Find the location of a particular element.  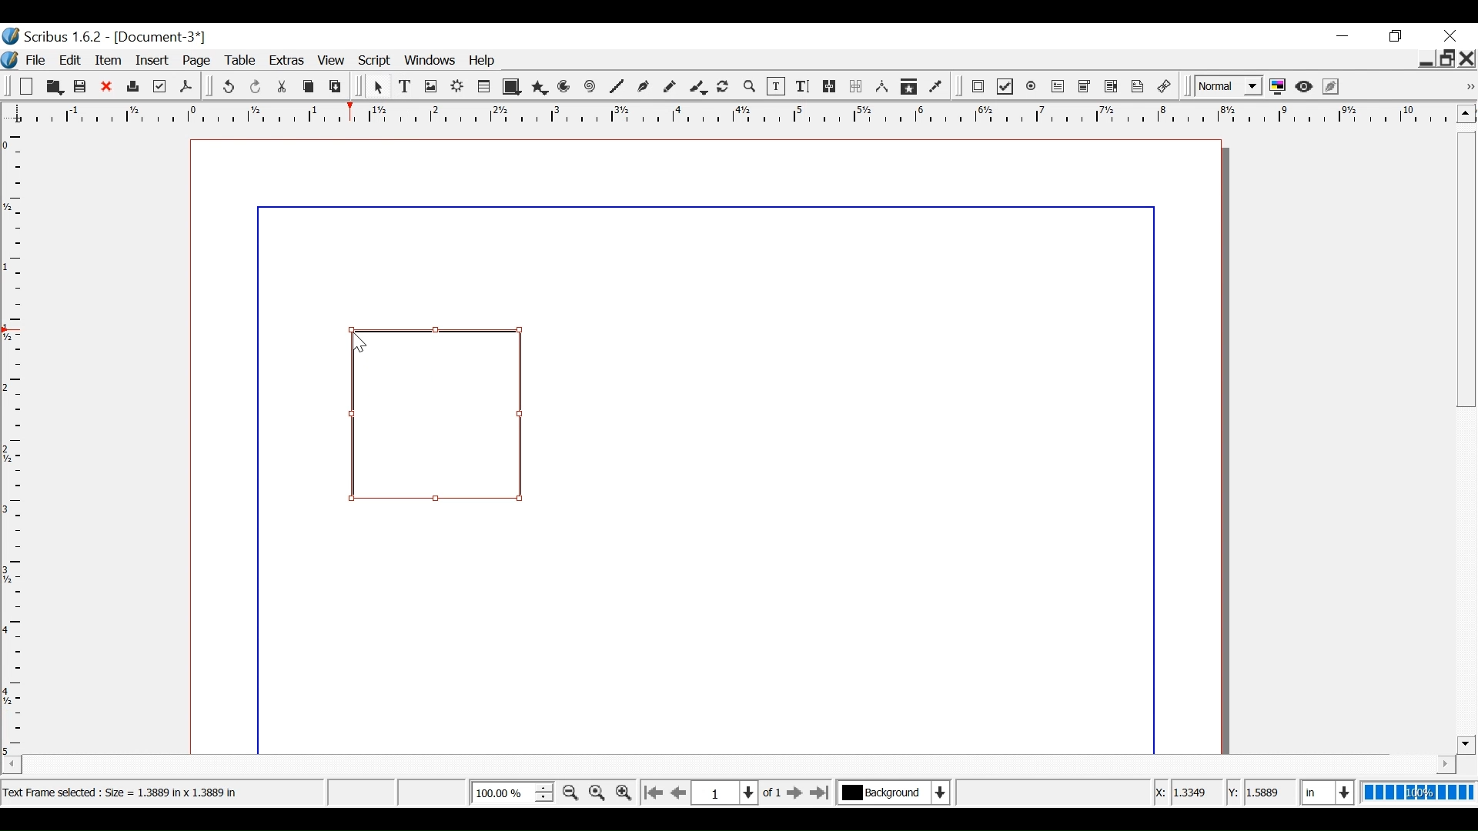

Measurements is located at coordinates (881, 87).